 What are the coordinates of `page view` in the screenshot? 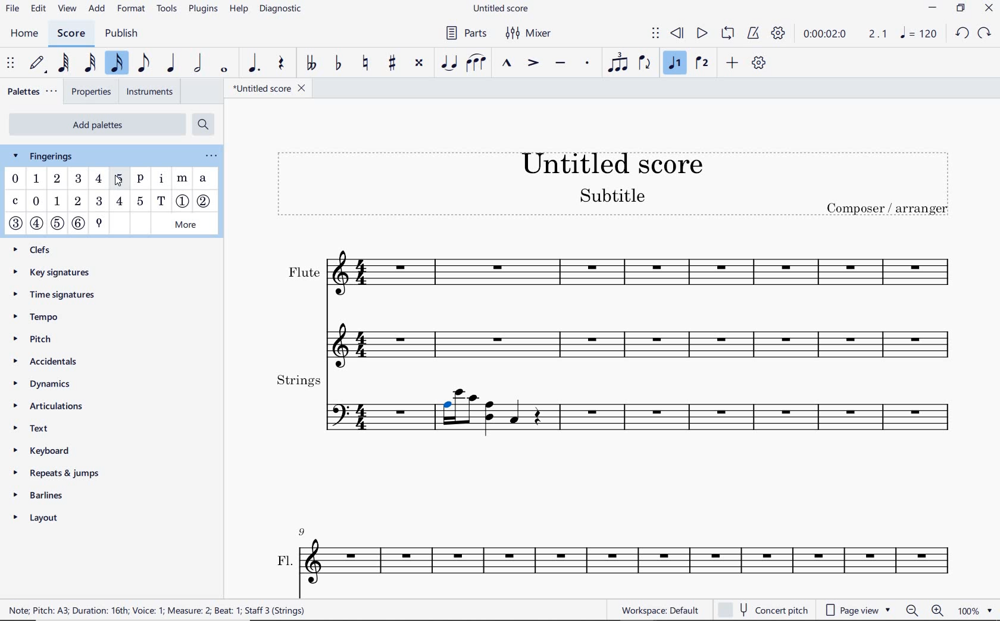 It's located at (858, 609).